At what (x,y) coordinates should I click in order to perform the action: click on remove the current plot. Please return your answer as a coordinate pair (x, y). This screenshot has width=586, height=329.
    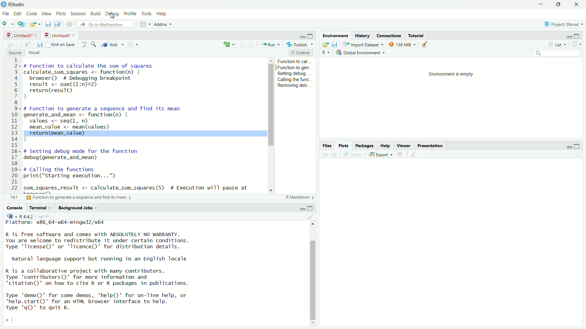
    Looking at the image, I should click on (401, 155).